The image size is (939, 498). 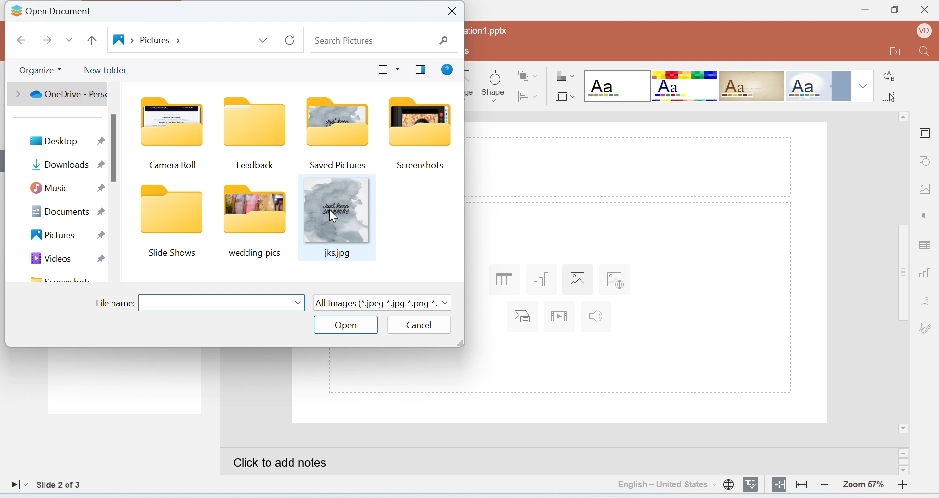 What do you see at coordinates (418, 134) in the screenshot?
I see `folder-4` at bounding box center [418, 134].